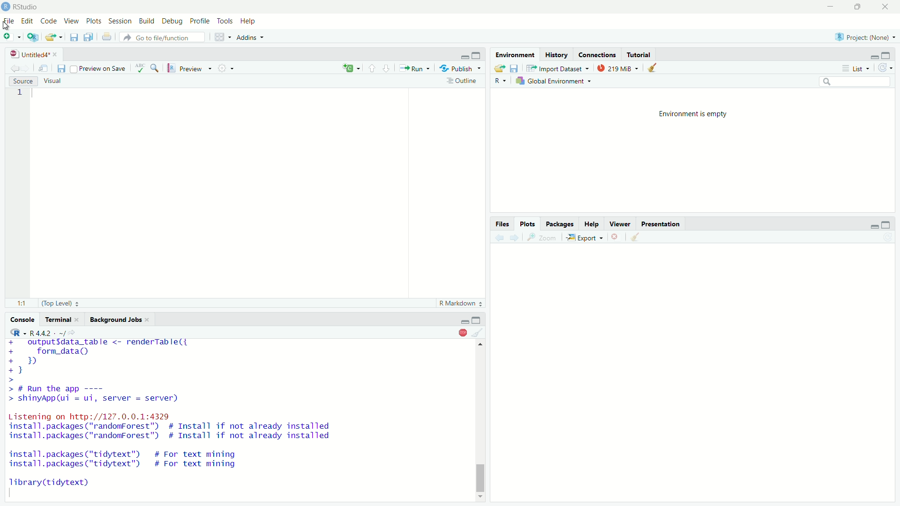 This screenshot has width=900, height=506. I want to click on packages, so click(560, 224).